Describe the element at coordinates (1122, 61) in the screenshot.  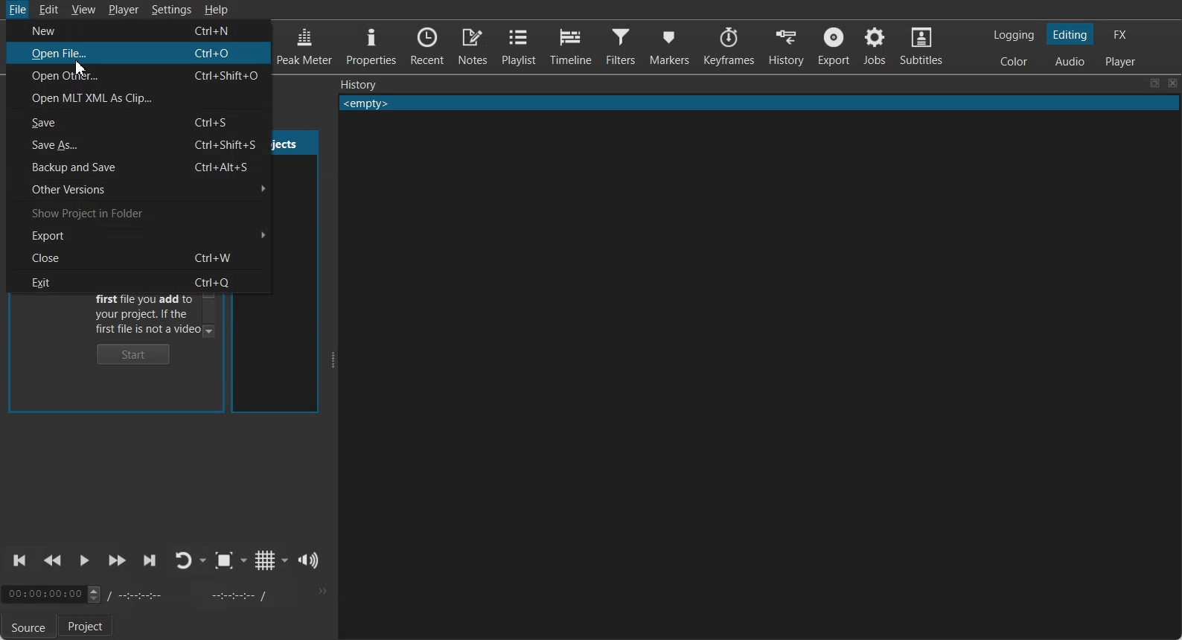
I see `Switching to Player Only Layout` at that location.